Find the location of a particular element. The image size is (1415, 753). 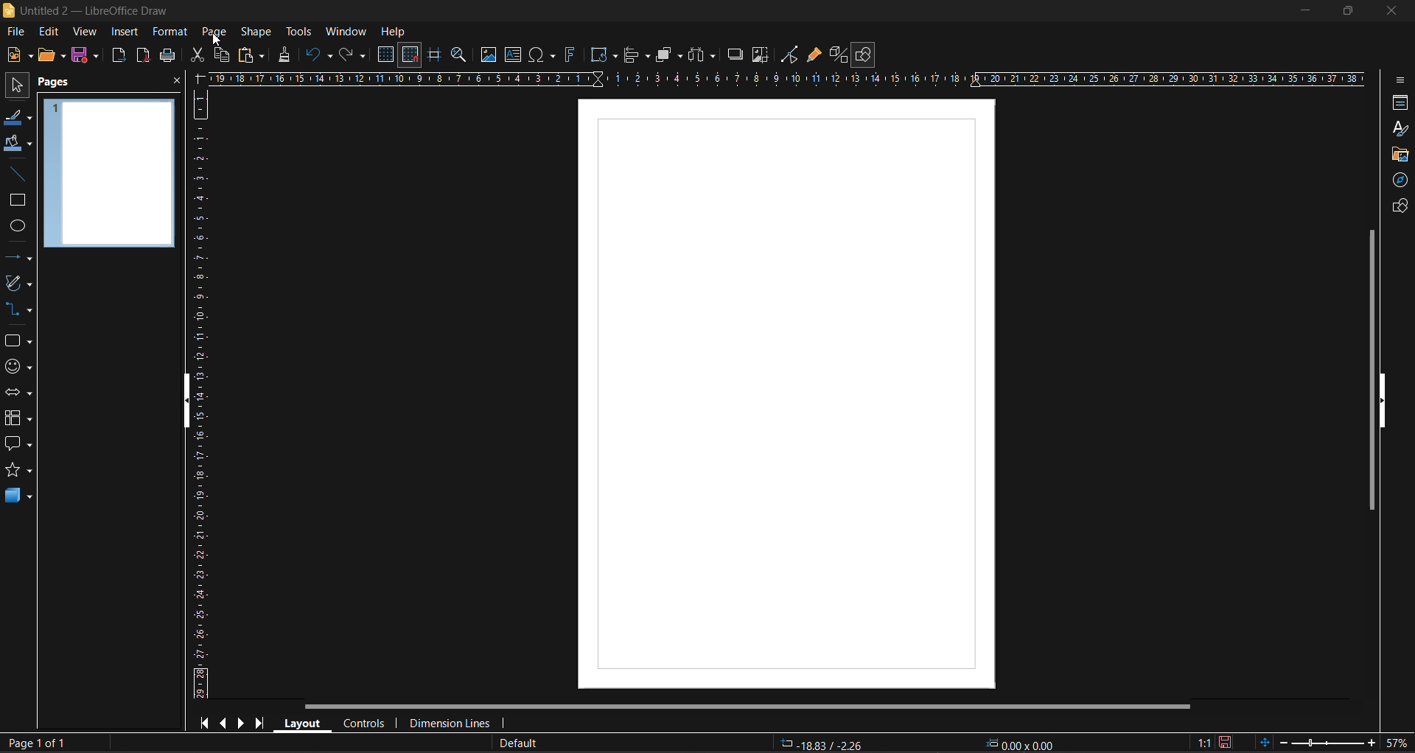

rectangle is located at coordinates (17, 200).